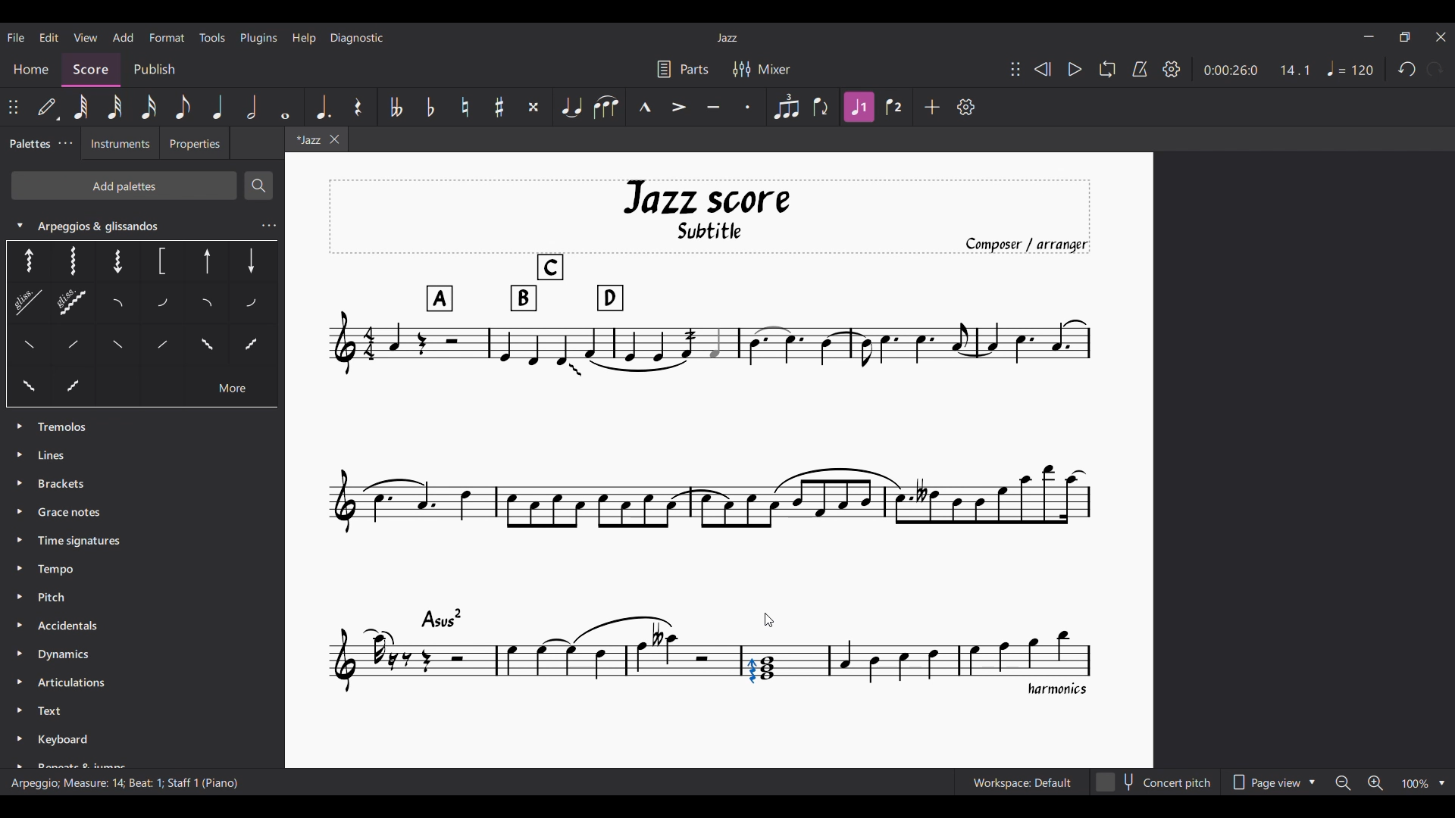  Describe the element at coordinates (1435, 69) in the screenshot. I see `Redo` at that location.